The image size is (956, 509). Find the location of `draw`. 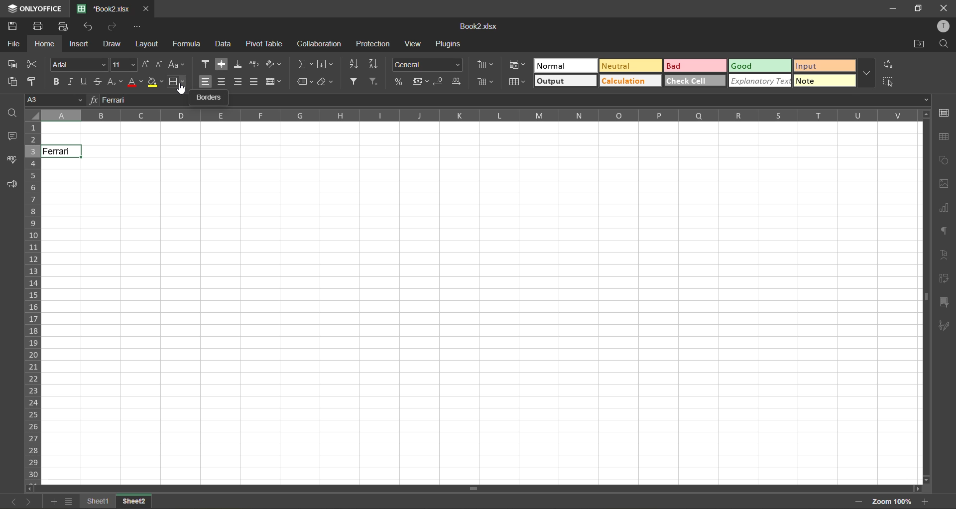

draw is located at coordinates (112, 44).